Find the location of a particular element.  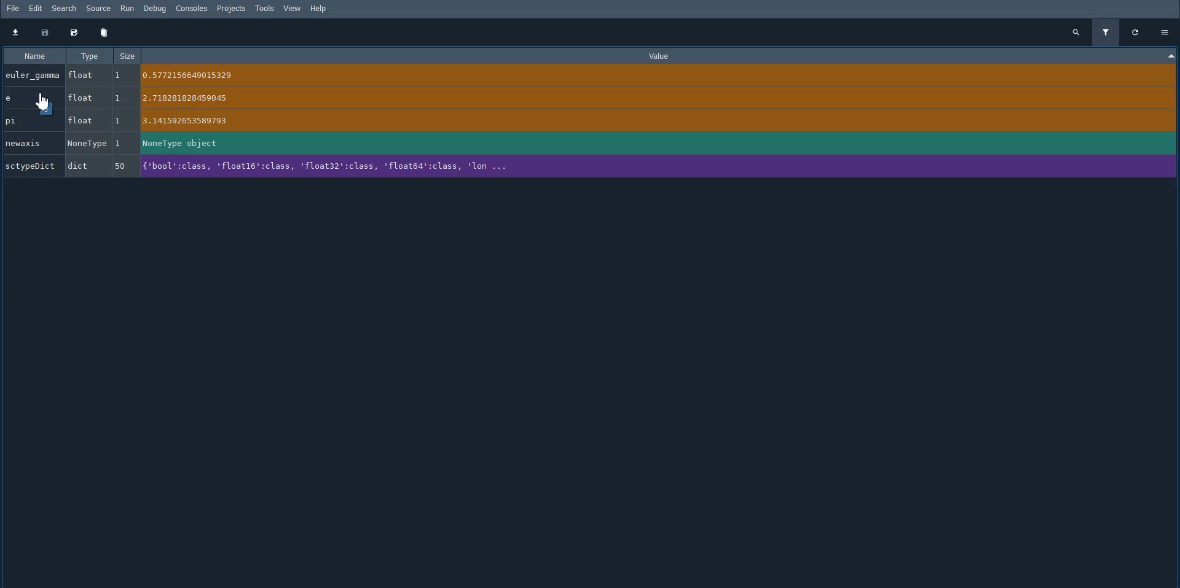

Type is located at coordinates (90, 56).